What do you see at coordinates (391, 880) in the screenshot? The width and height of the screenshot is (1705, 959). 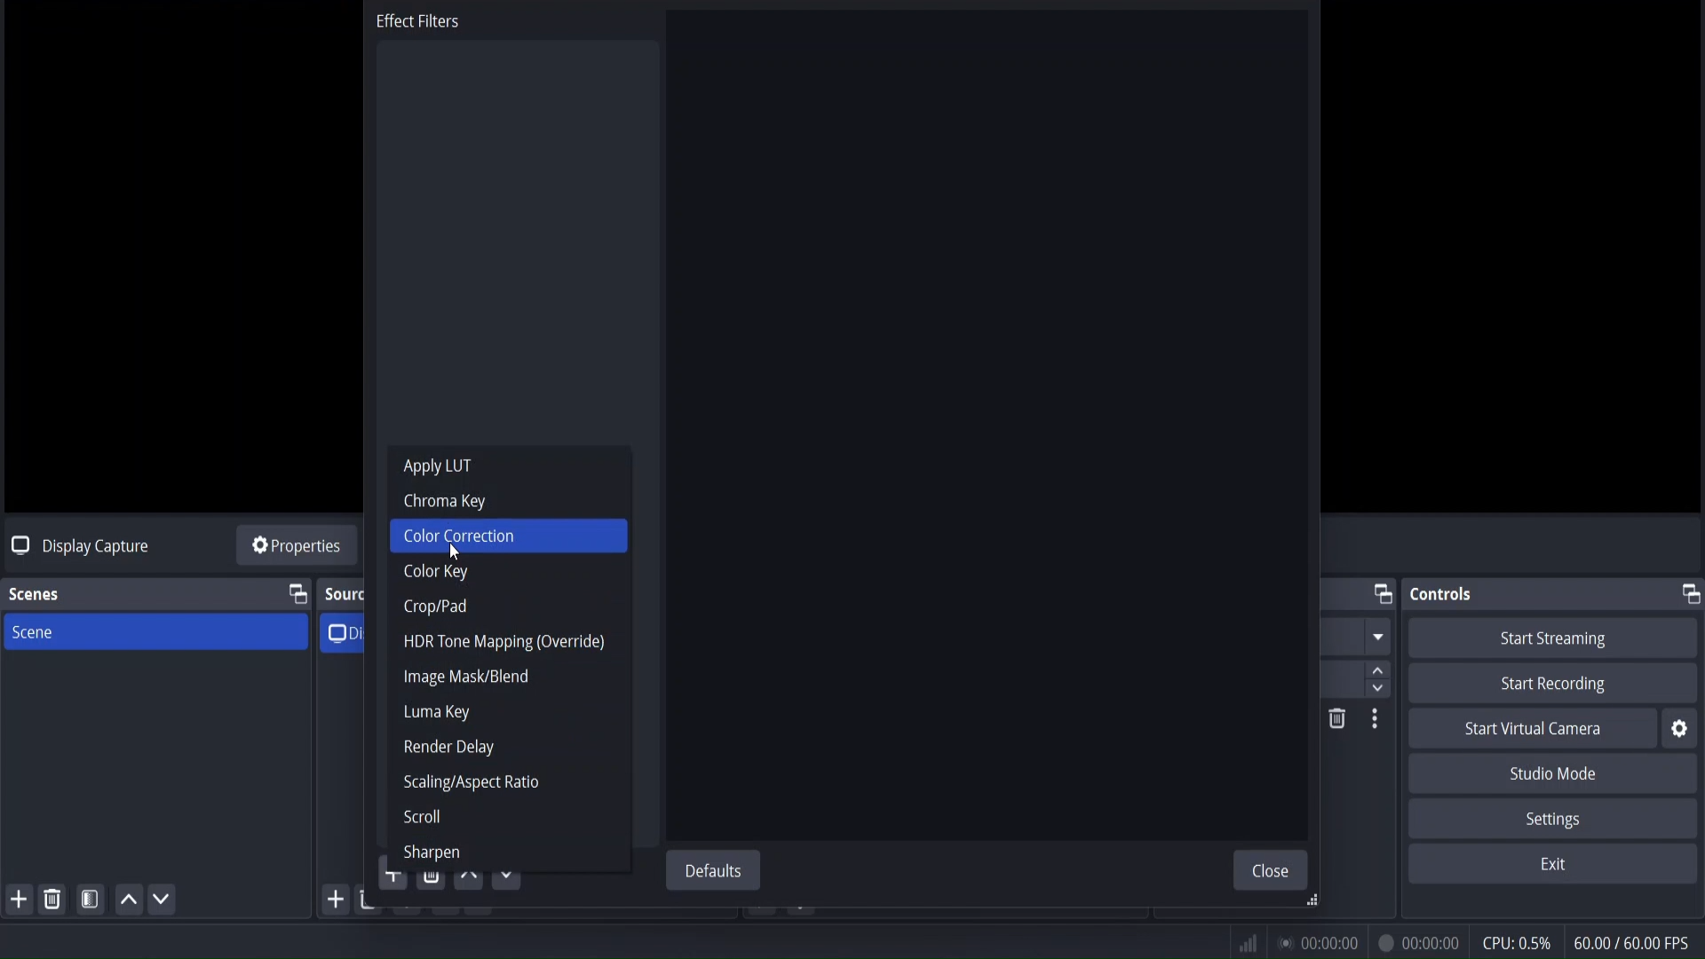 I see `add effect filter` at bounding box center [391, 880].